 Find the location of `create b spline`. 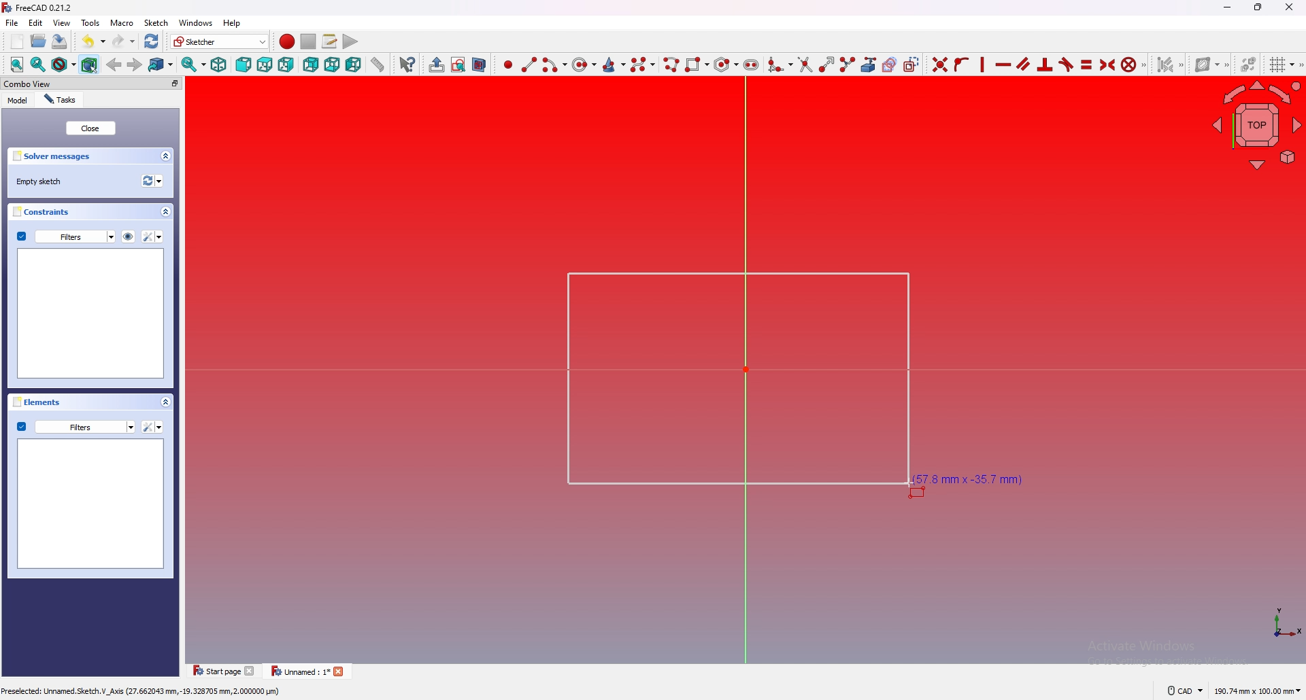

create b spline is located at coordinates (643, 65).